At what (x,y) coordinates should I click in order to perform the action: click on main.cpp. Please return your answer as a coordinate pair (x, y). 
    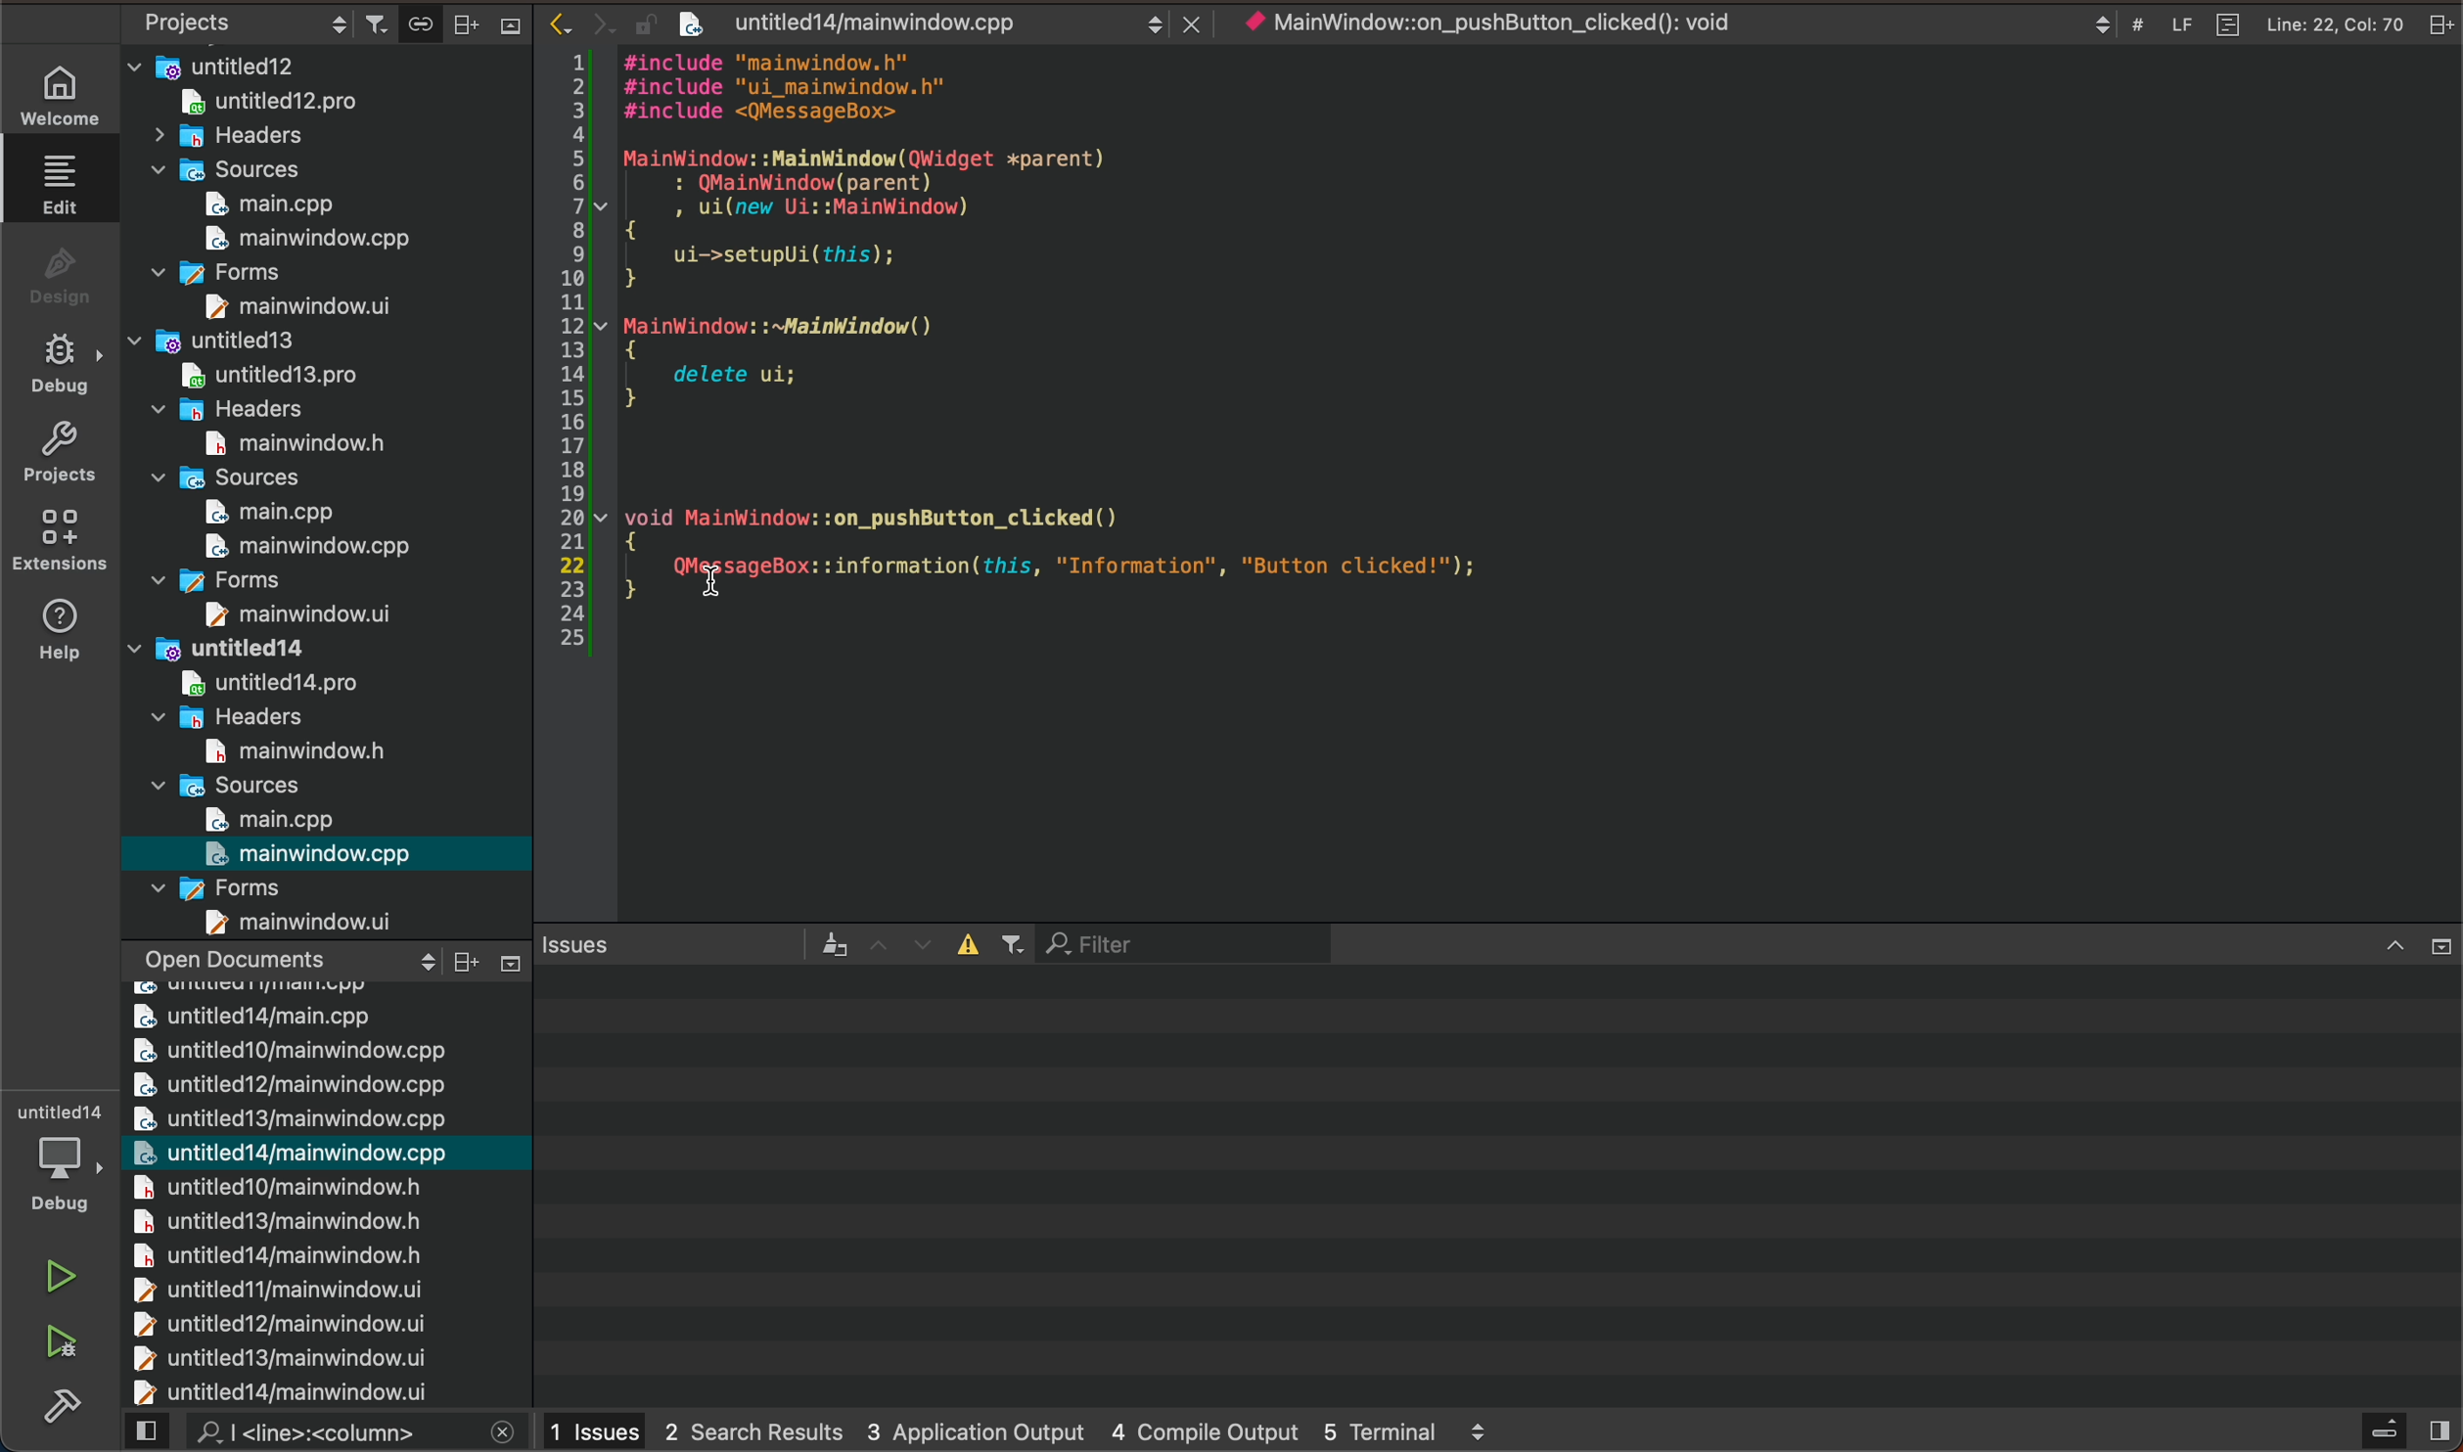
    Looking at the image, I should click on (265, 204).